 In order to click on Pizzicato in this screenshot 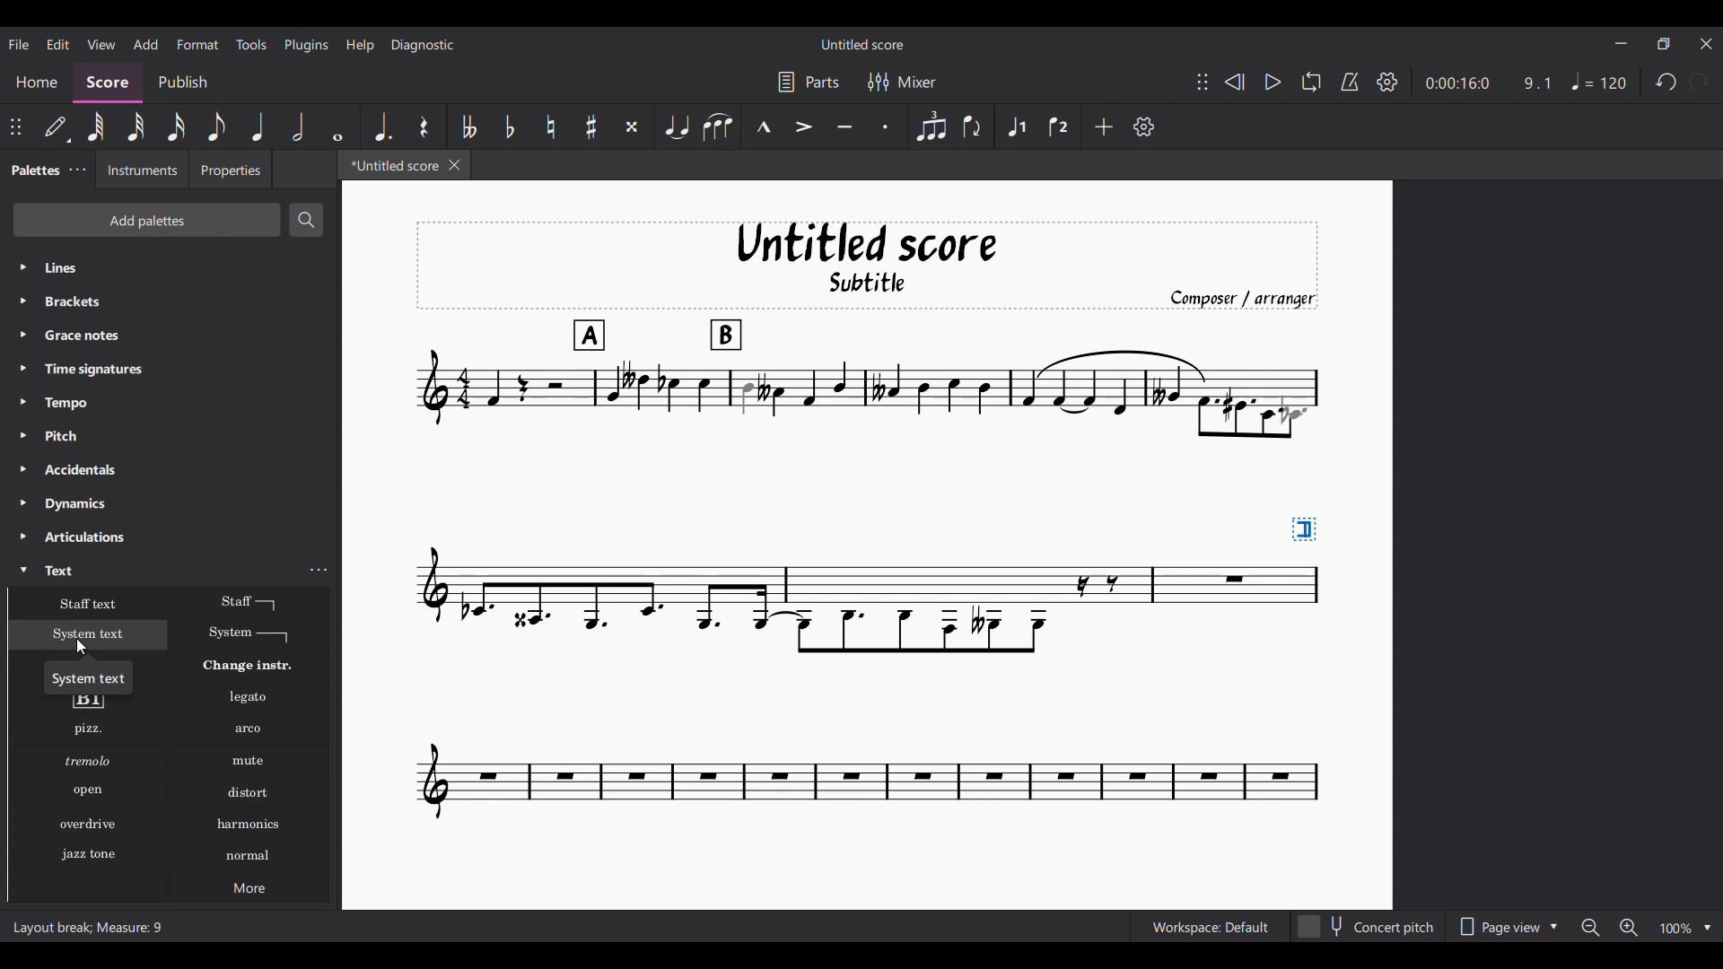, I will do `click(88, 729)`.